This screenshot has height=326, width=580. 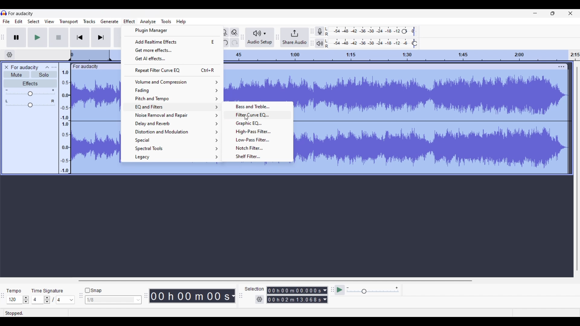 What do you see at coordinates (172, 50) in the screenshot?
I see `Get more effects` at bounding box center [172, 50].